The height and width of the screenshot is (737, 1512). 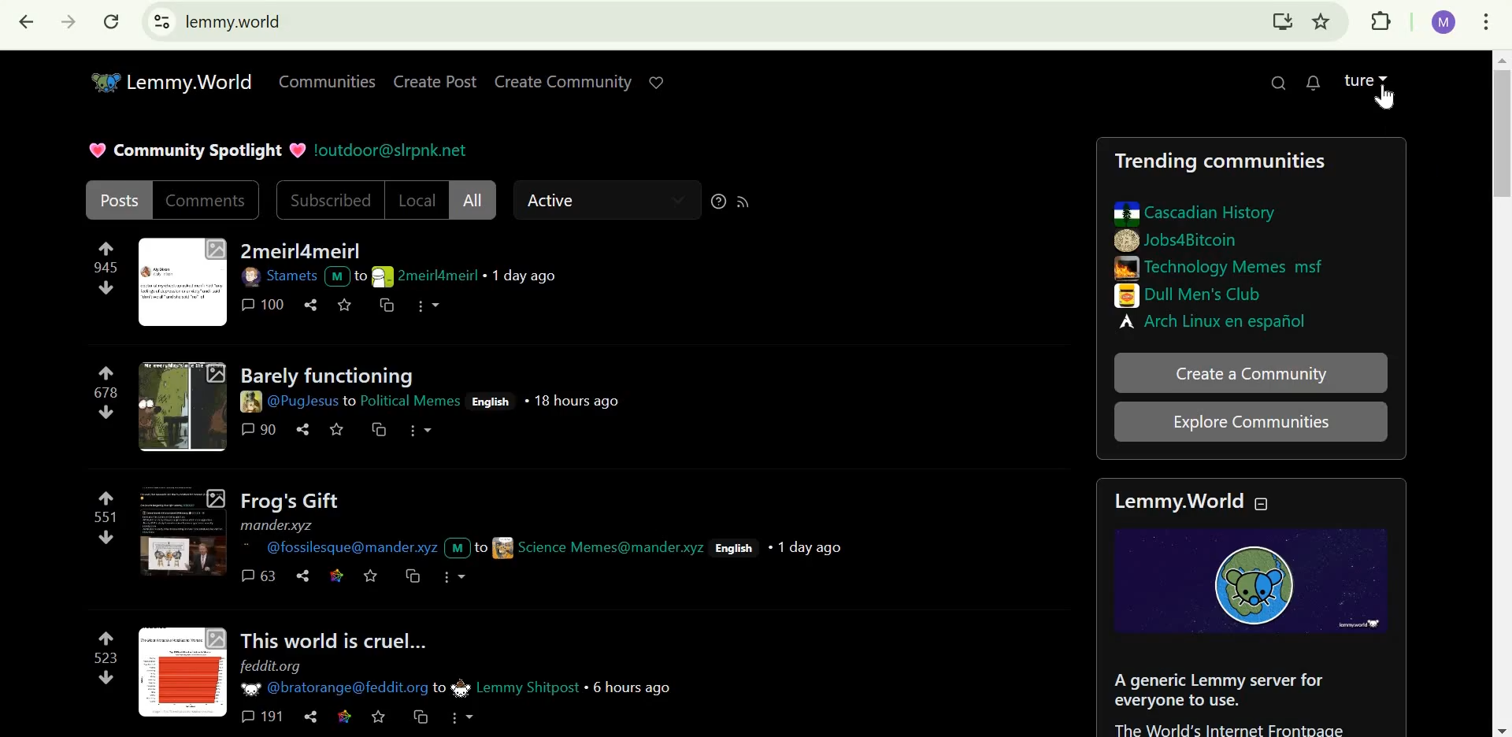 What do you see at coordinates (463, 718) in the screenshot?
I see `more` at bounding box center [463, 718].